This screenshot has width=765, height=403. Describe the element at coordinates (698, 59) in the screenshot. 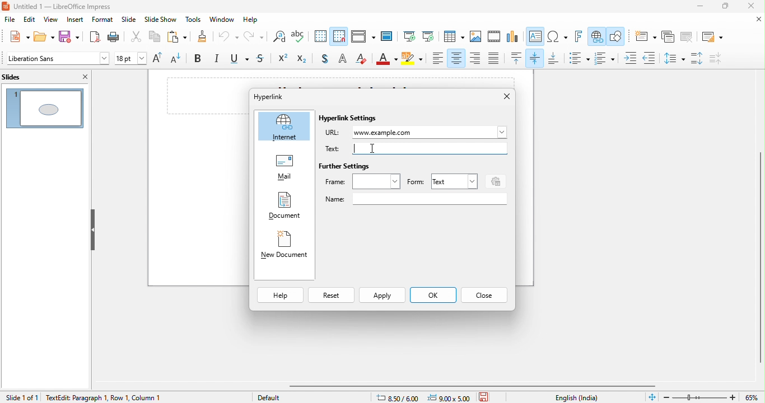

I see `increase paragraph spacing` at that location.